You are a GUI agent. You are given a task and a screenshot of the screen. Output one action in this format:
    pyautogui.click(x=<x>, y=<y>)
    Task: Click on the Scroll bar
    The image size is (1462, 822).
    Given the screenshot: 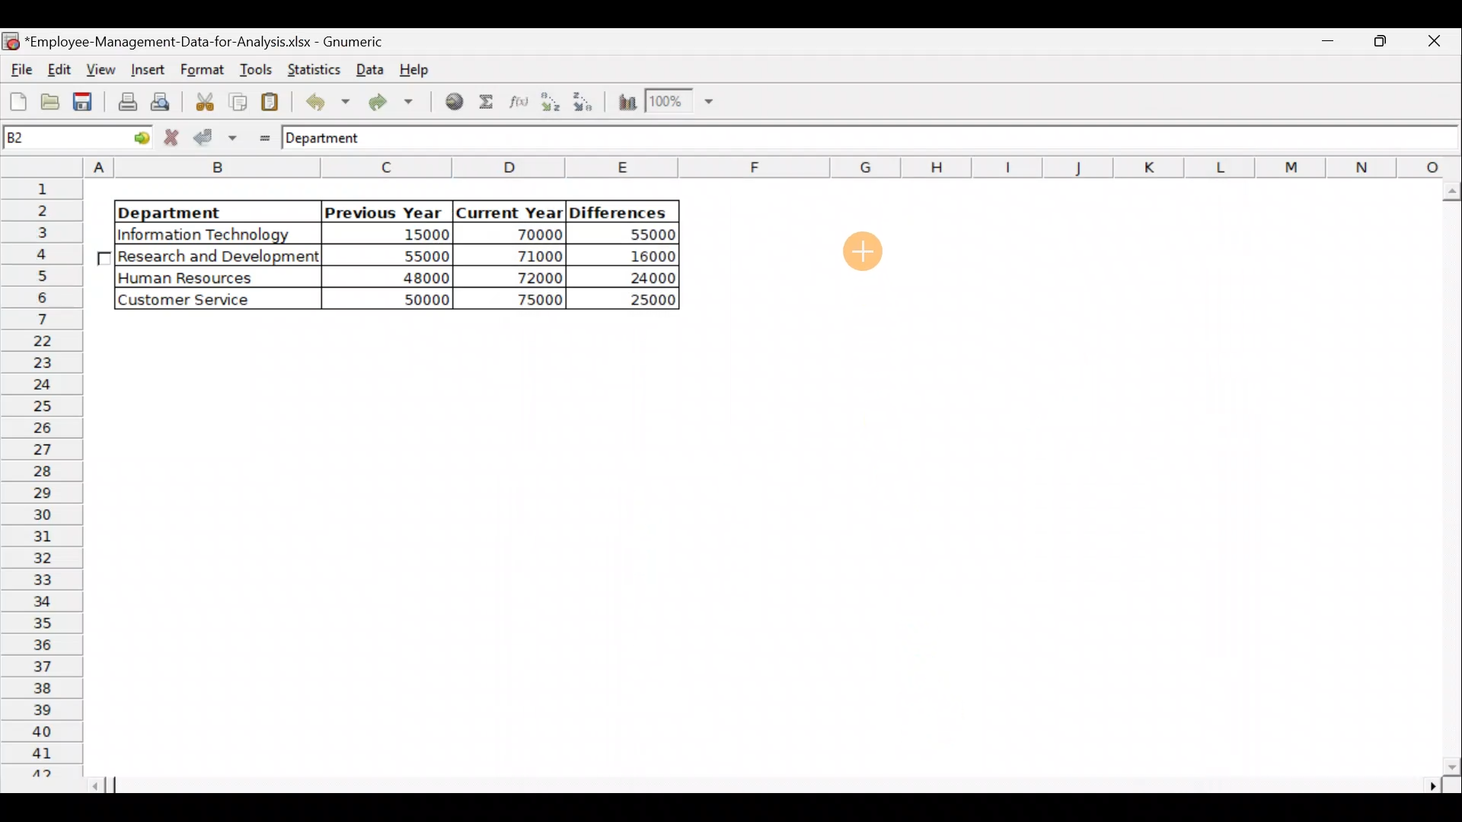 What is the action you would take?
    pyautogui.click(x=777, y=786)
    